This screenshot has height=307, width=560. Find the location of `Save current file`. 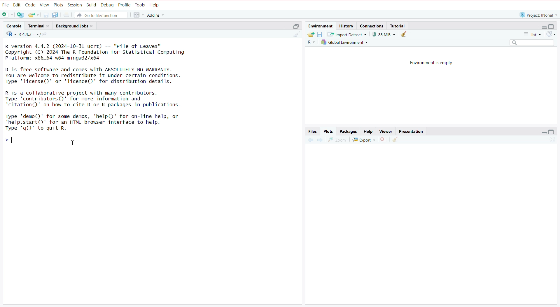

Save current file is located at coordinates (45, 15).